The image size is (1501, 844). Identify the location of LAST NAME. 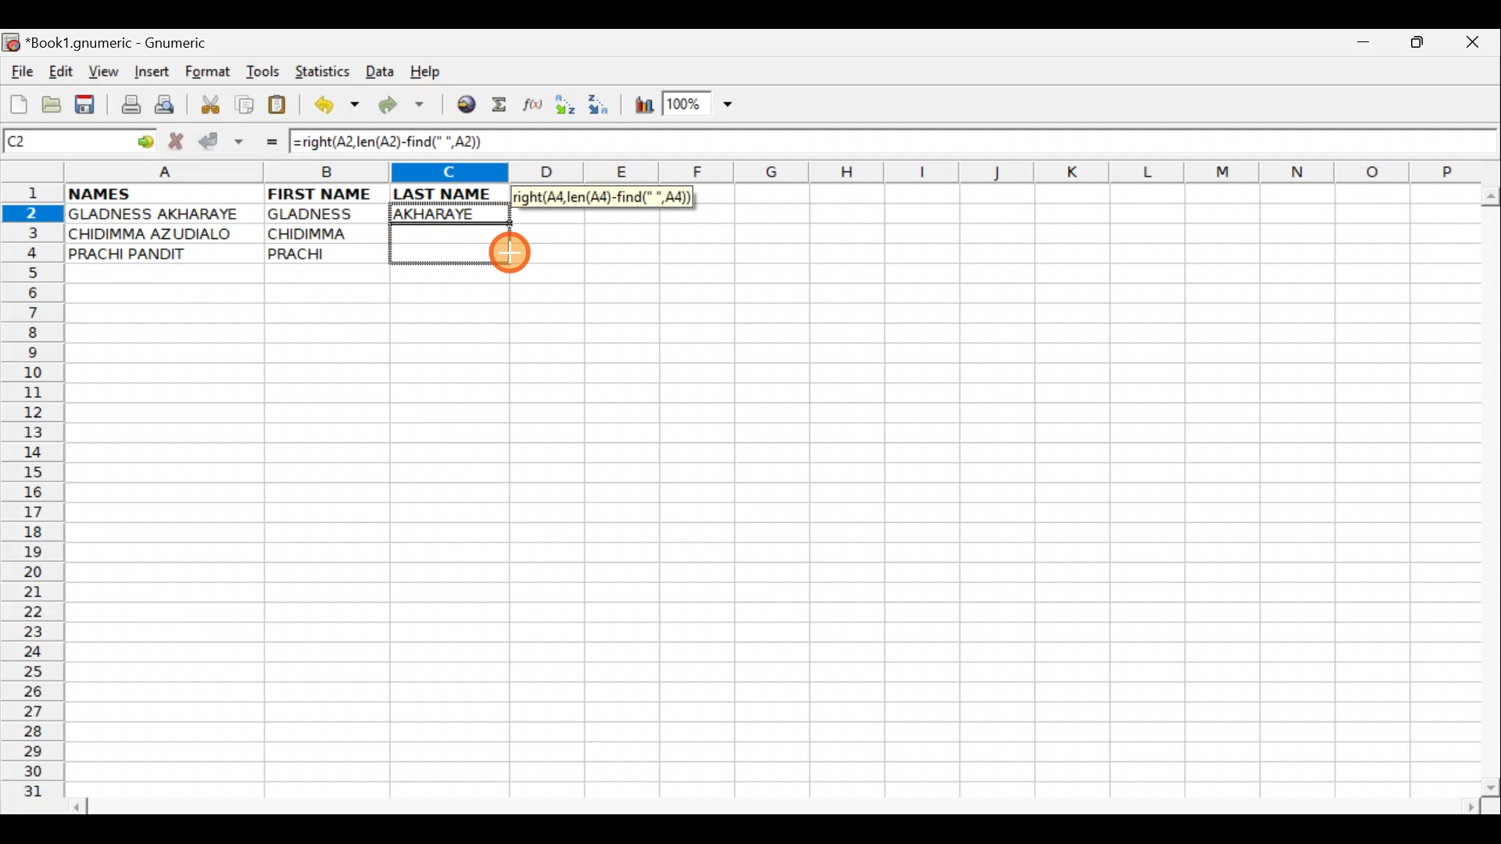
(451, 194).